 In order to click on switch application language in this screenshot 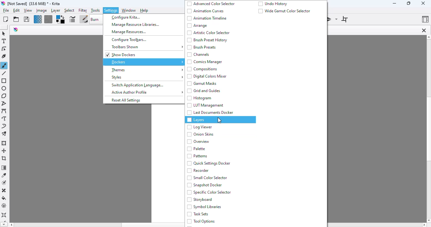, I will do `click(137, 85)`.